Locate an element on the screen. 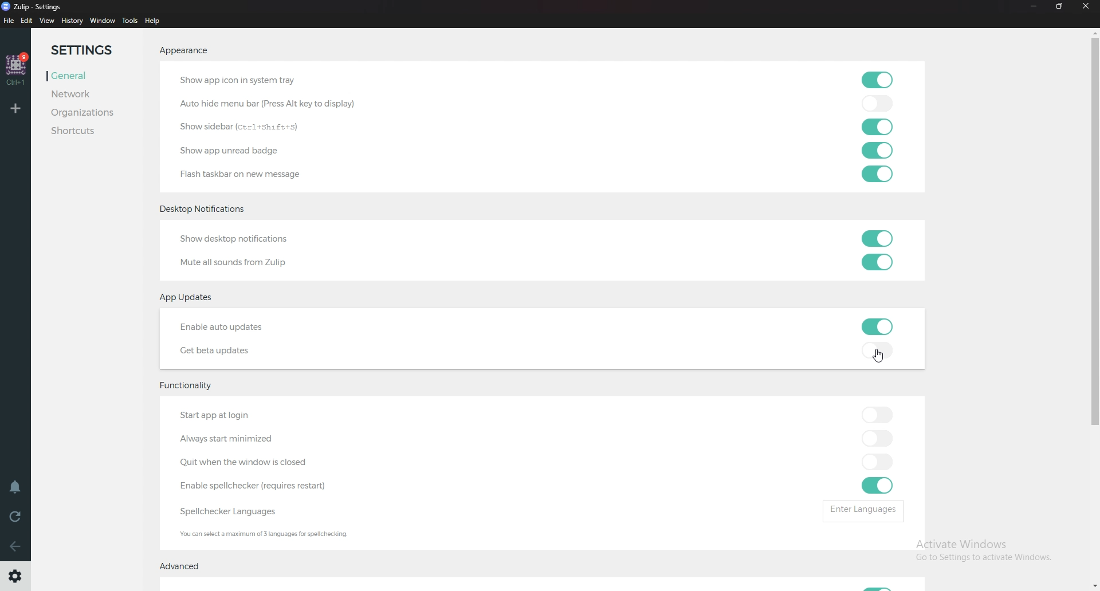 The image size is (1100, 591). Info is located at coordinates (292, 533).